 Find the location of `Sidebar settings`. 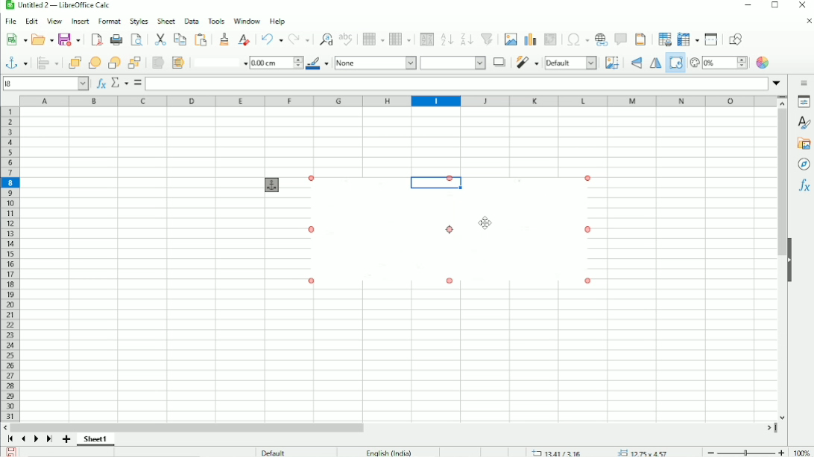

Sidebar settings is located at coordinates (802, 83).